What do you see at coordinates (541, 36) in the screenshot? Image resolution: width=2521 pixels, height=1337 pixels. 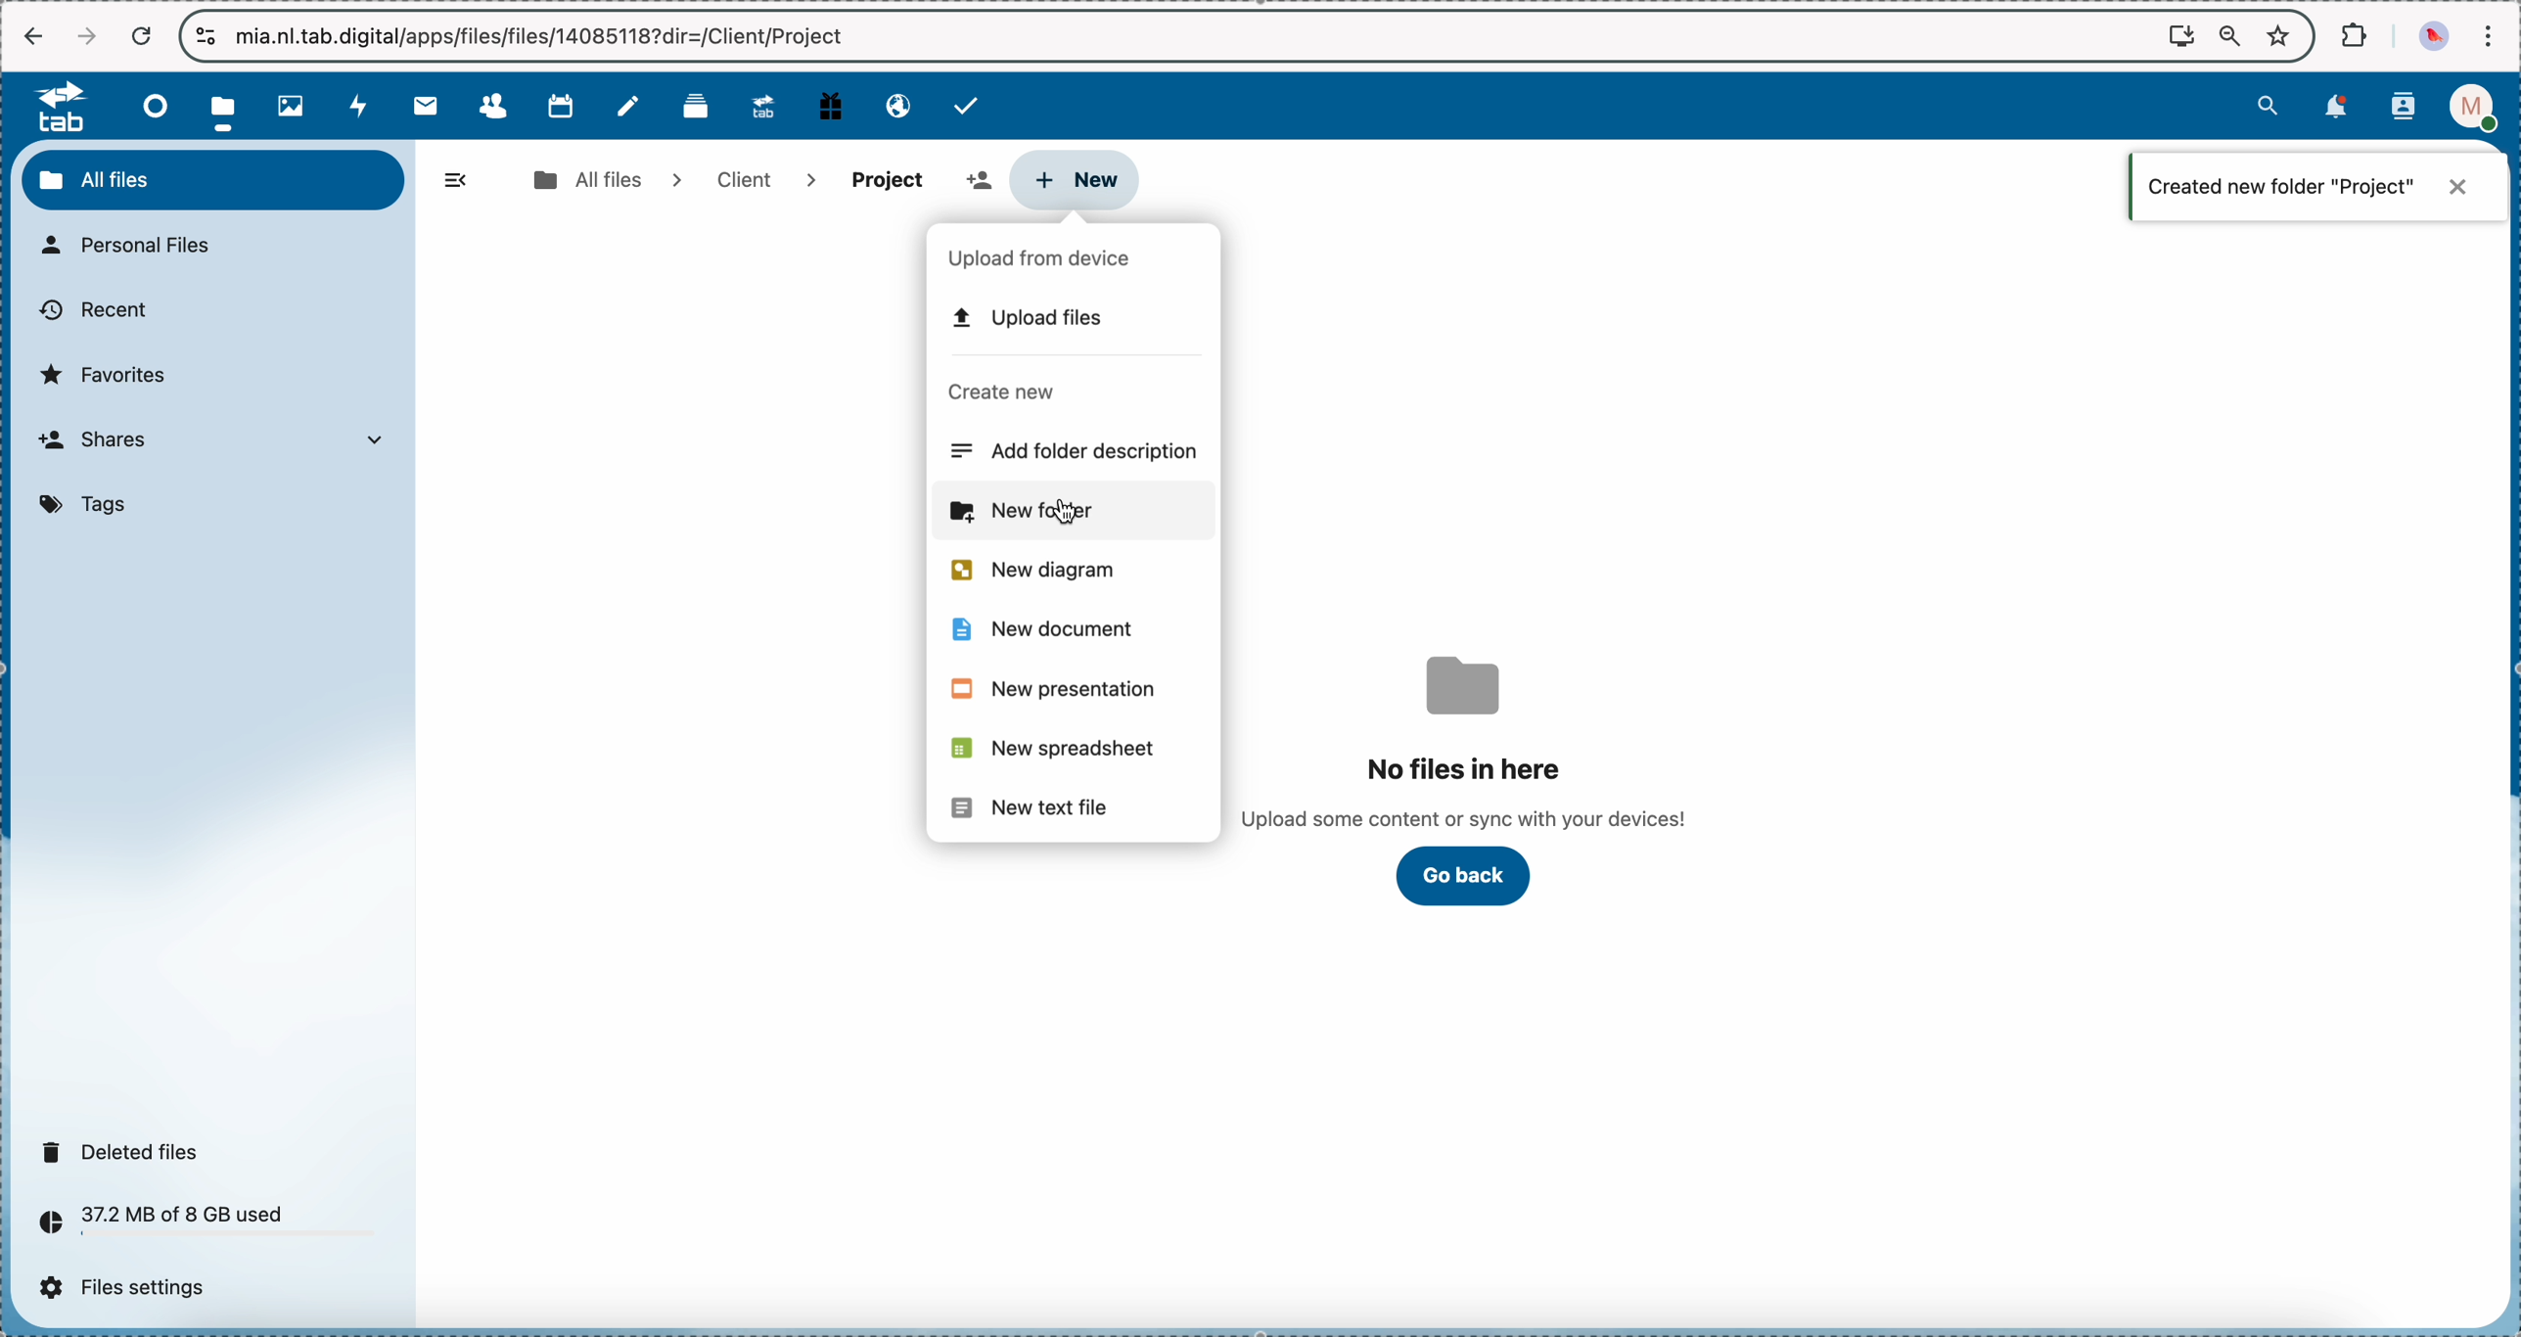 I see `url` at bounding box center [541, 36].